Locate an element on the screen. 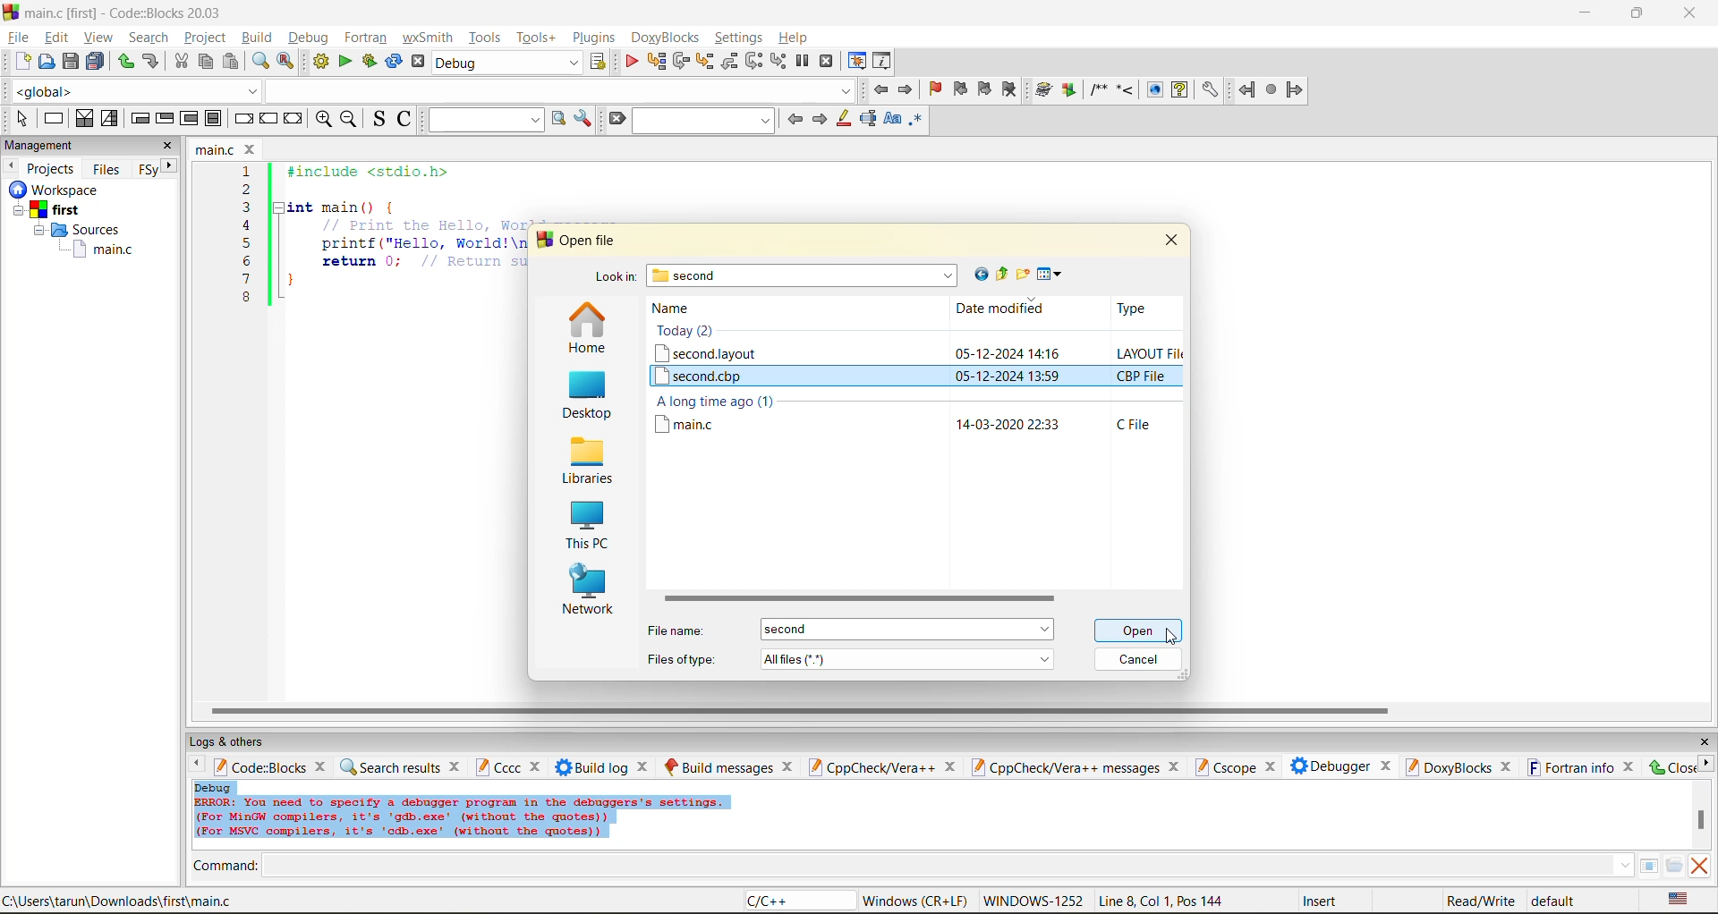 The width and height of the screenshot is (1718, 914). file is located at coordinates (17, 35).